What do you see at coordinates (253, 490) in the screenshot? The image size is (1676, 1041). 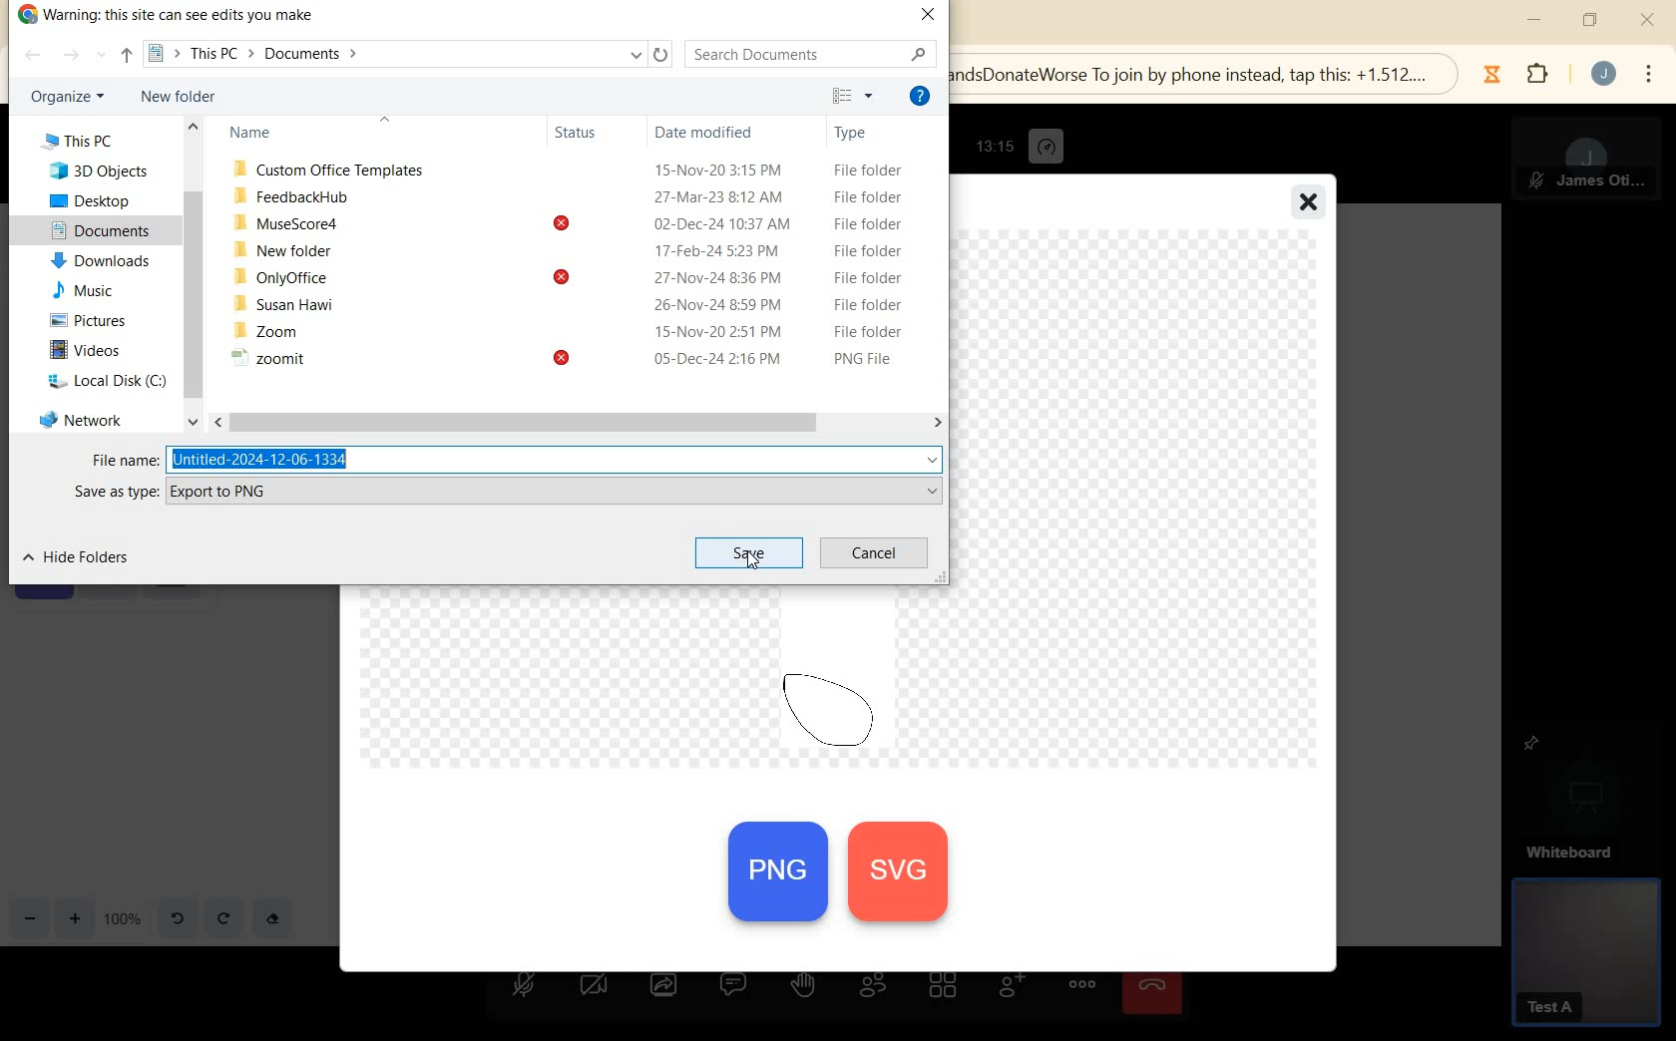 I see `Export to PNG` at bounding box center [253, 490].